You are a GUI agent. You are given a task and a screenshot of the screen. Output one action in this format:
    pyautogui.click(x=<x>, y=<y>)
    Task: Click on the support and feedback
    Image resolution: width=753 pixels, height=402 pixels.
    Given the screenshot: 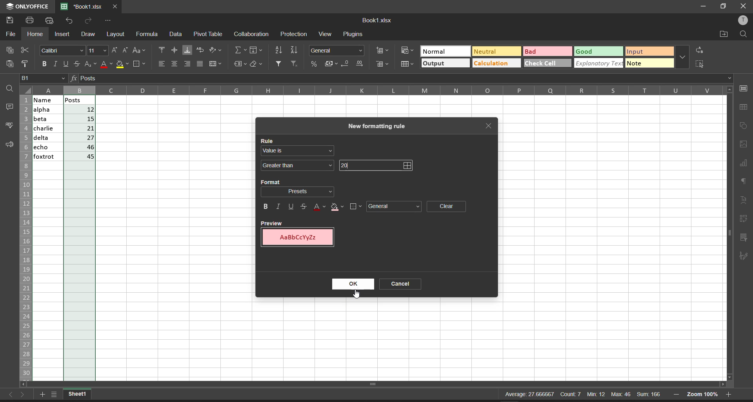 What is the action you would take?
    pyautogui.click(x=10, y=145)
    